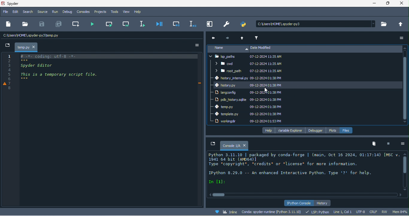 The image size is (409, 216). Describe the element at coordinates (272, 84) in the screenshot. I see `date modified` at that location.